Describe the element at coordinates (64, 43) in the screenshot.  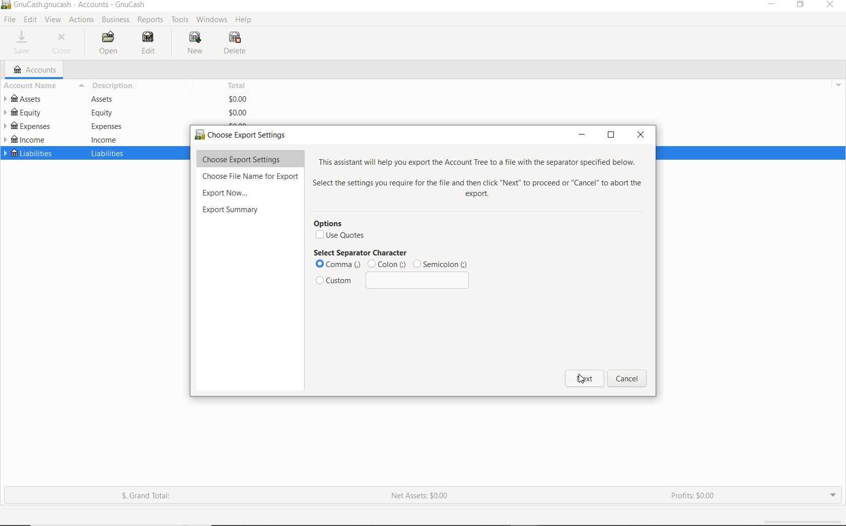
I see `CLOSE` at that location.